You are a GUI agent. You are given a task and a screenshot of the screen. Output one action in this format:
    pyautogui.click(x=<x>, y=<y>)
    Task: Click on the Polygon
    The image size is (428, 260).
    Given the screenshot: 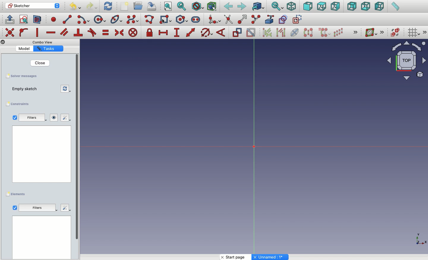 What is the action you would take?
    pyautogui.click(x=183, y=20)
    